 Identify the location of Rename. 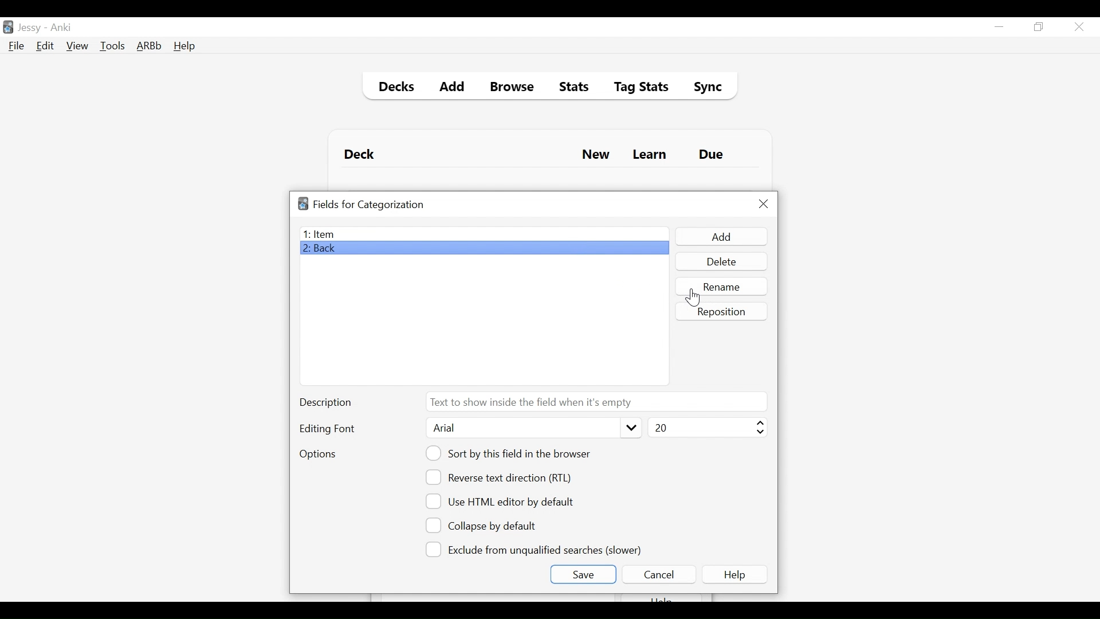
(722, 286).